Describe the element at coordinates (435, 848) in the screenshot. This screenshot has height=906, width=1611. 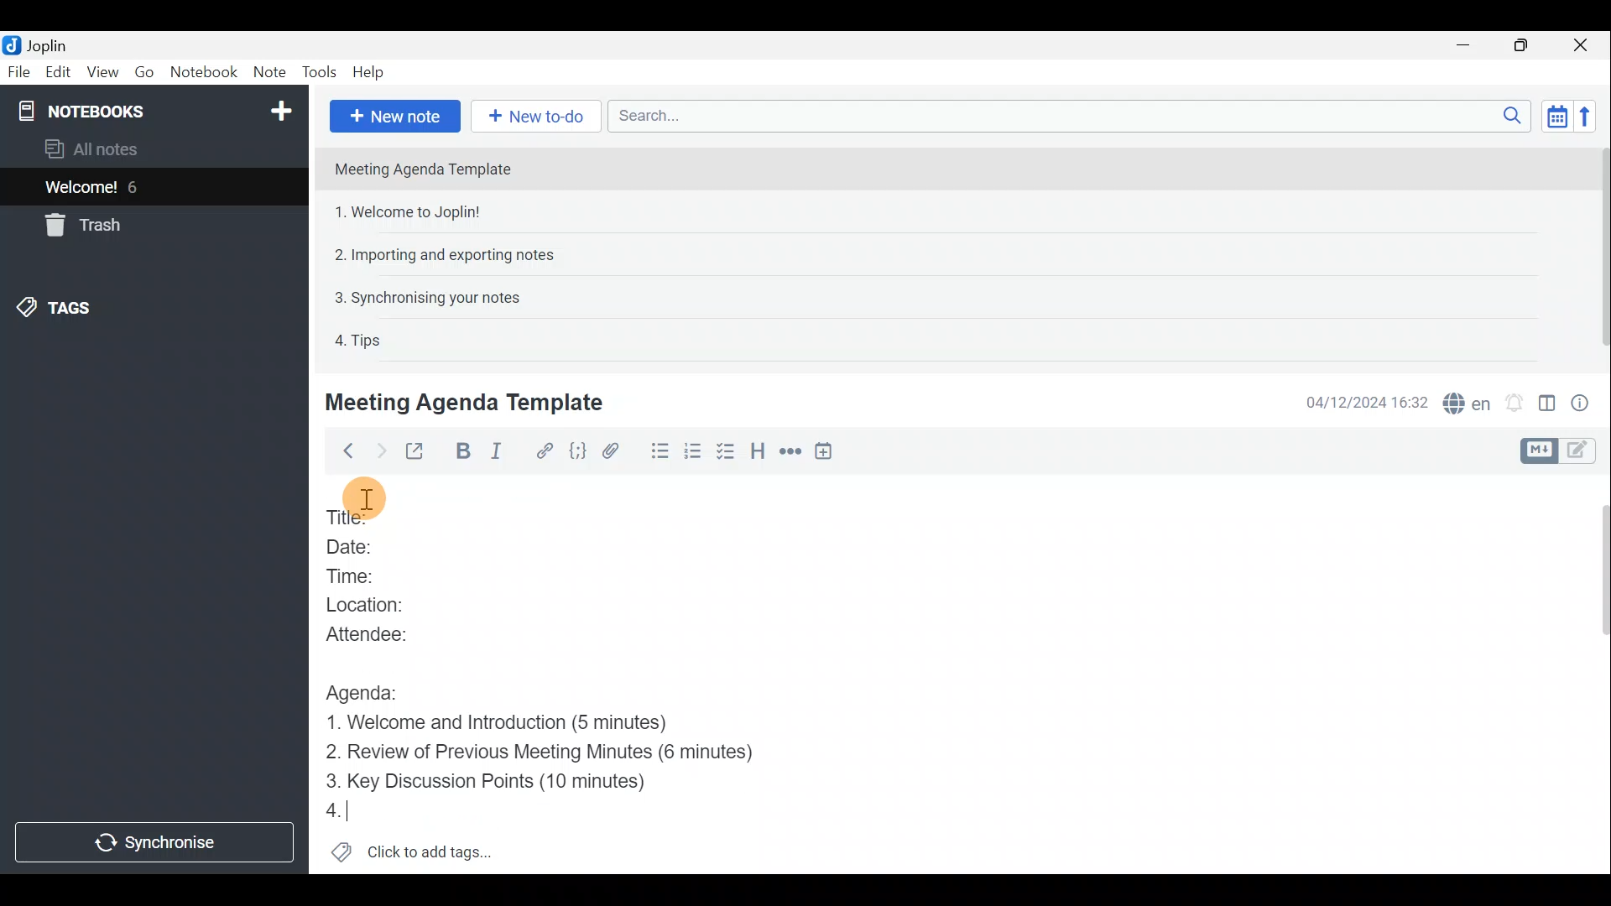
I see `Click to add tags` at that location.